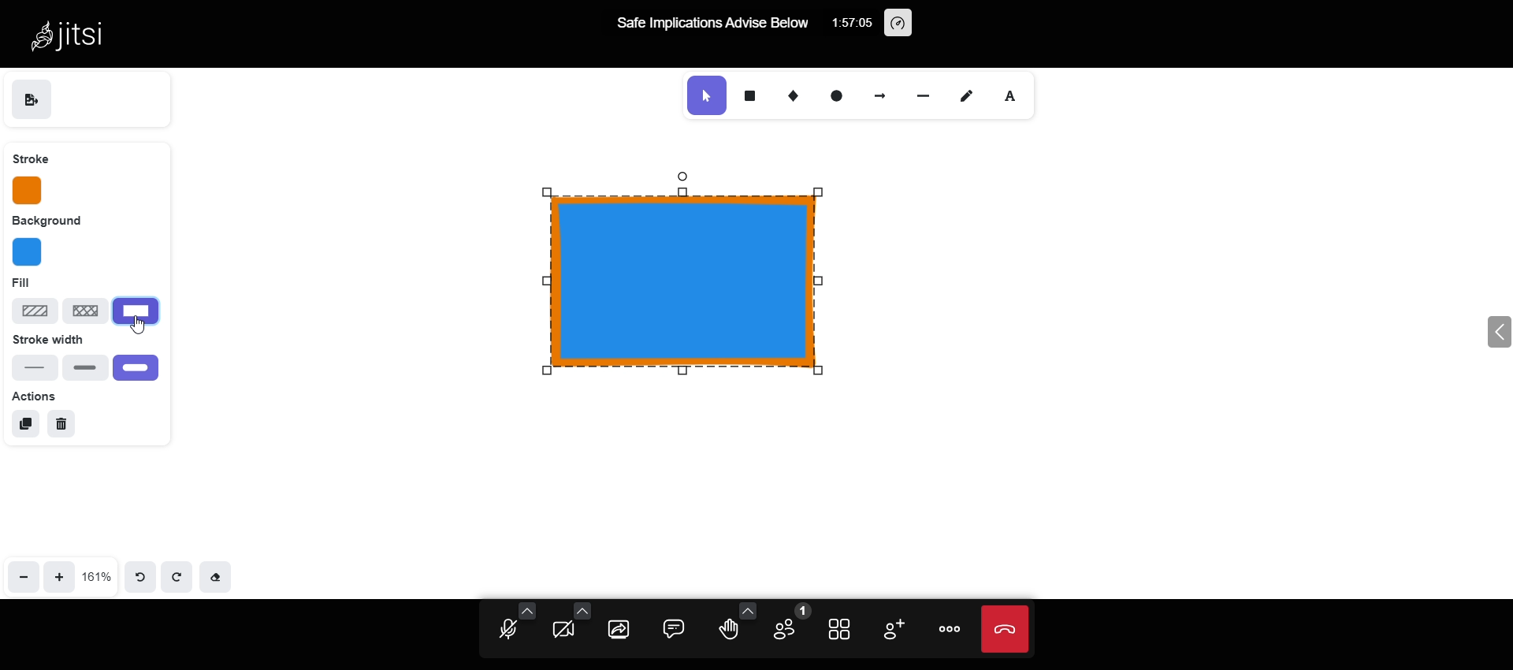 The height and width of the screenshot is (670, 1513). I want to click on Object fill type changed, so click(717, 287).